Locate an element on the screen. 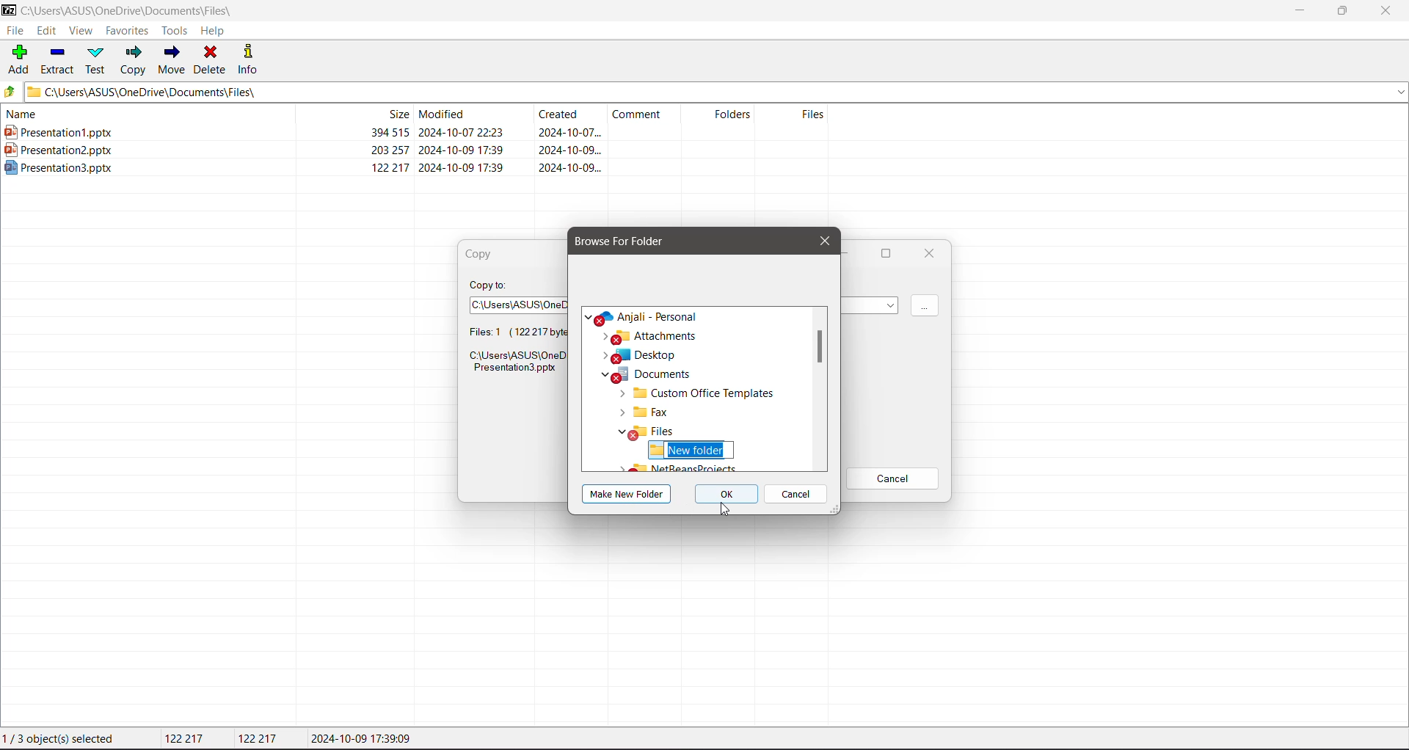  Created Date is located at coordinates (572, 116).